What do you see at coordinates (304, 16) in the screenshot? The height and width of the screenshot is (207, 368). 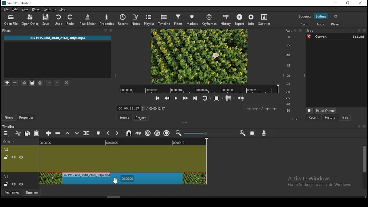 I see `logging` at bounding box center [304, 16].